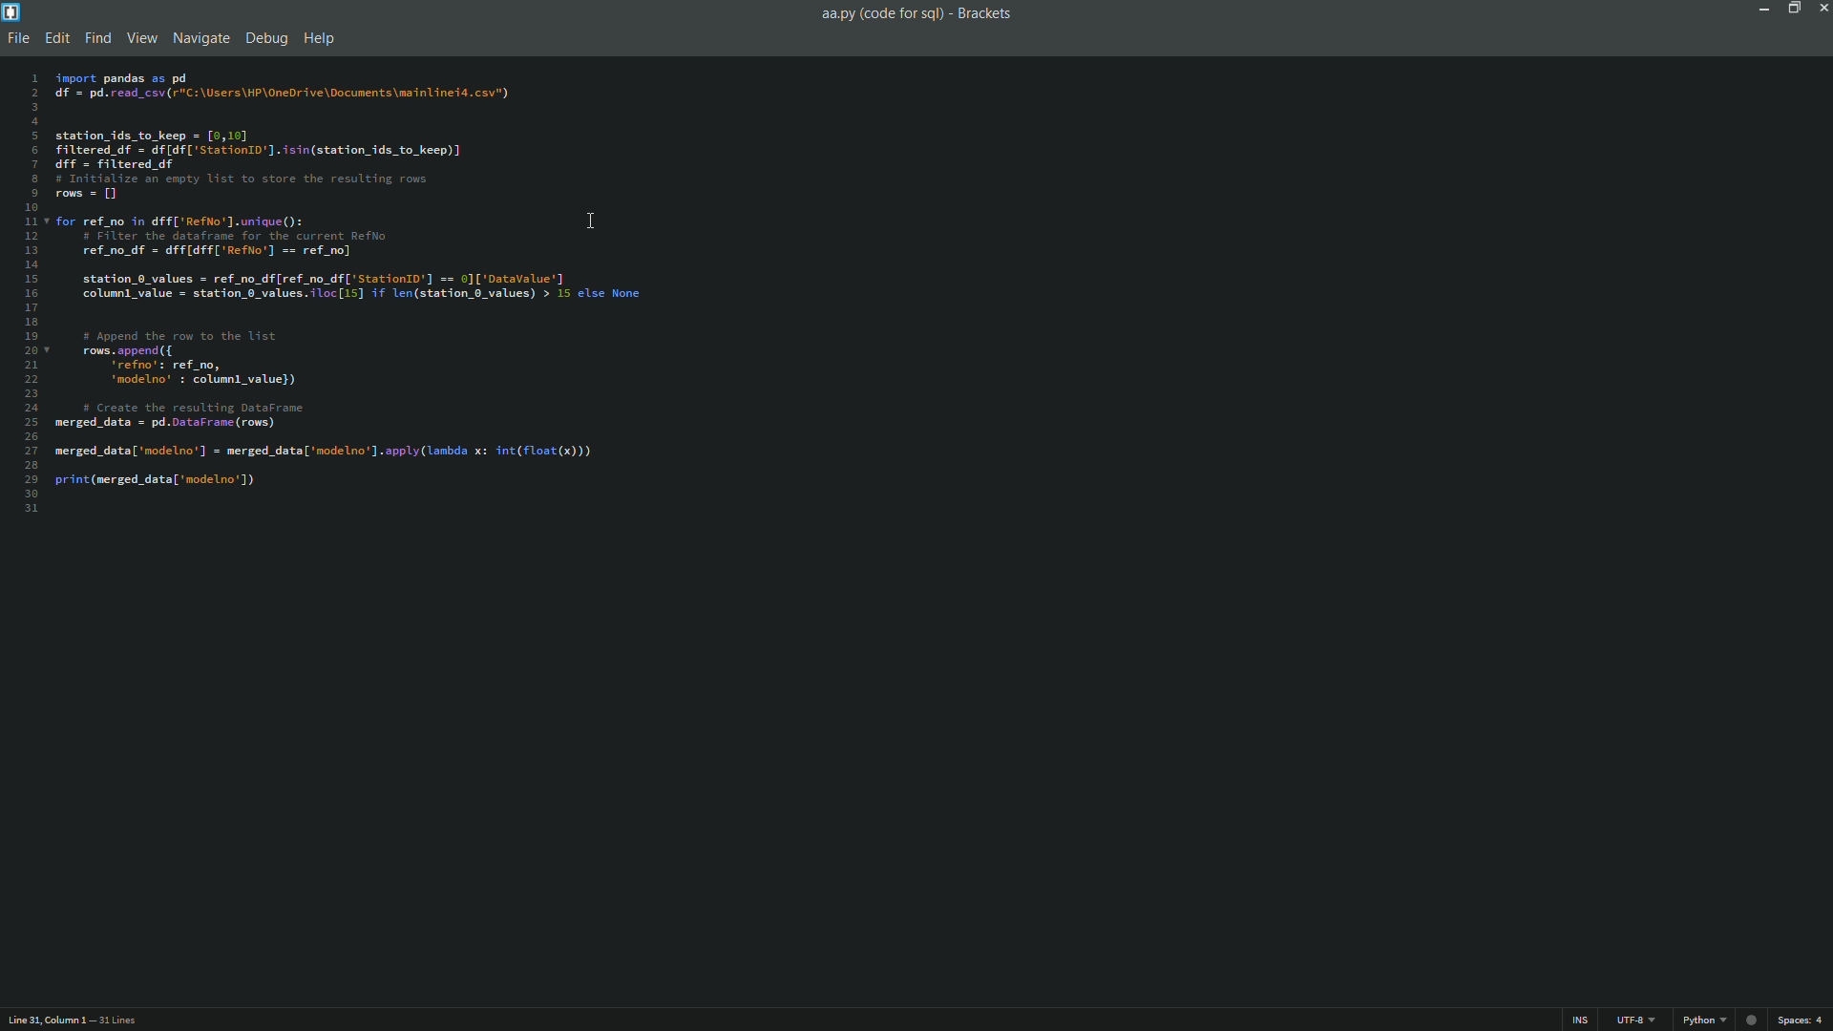 The height and width of the screenshot is (1031, 1833). I want to click on file menu, so click(18, 38).